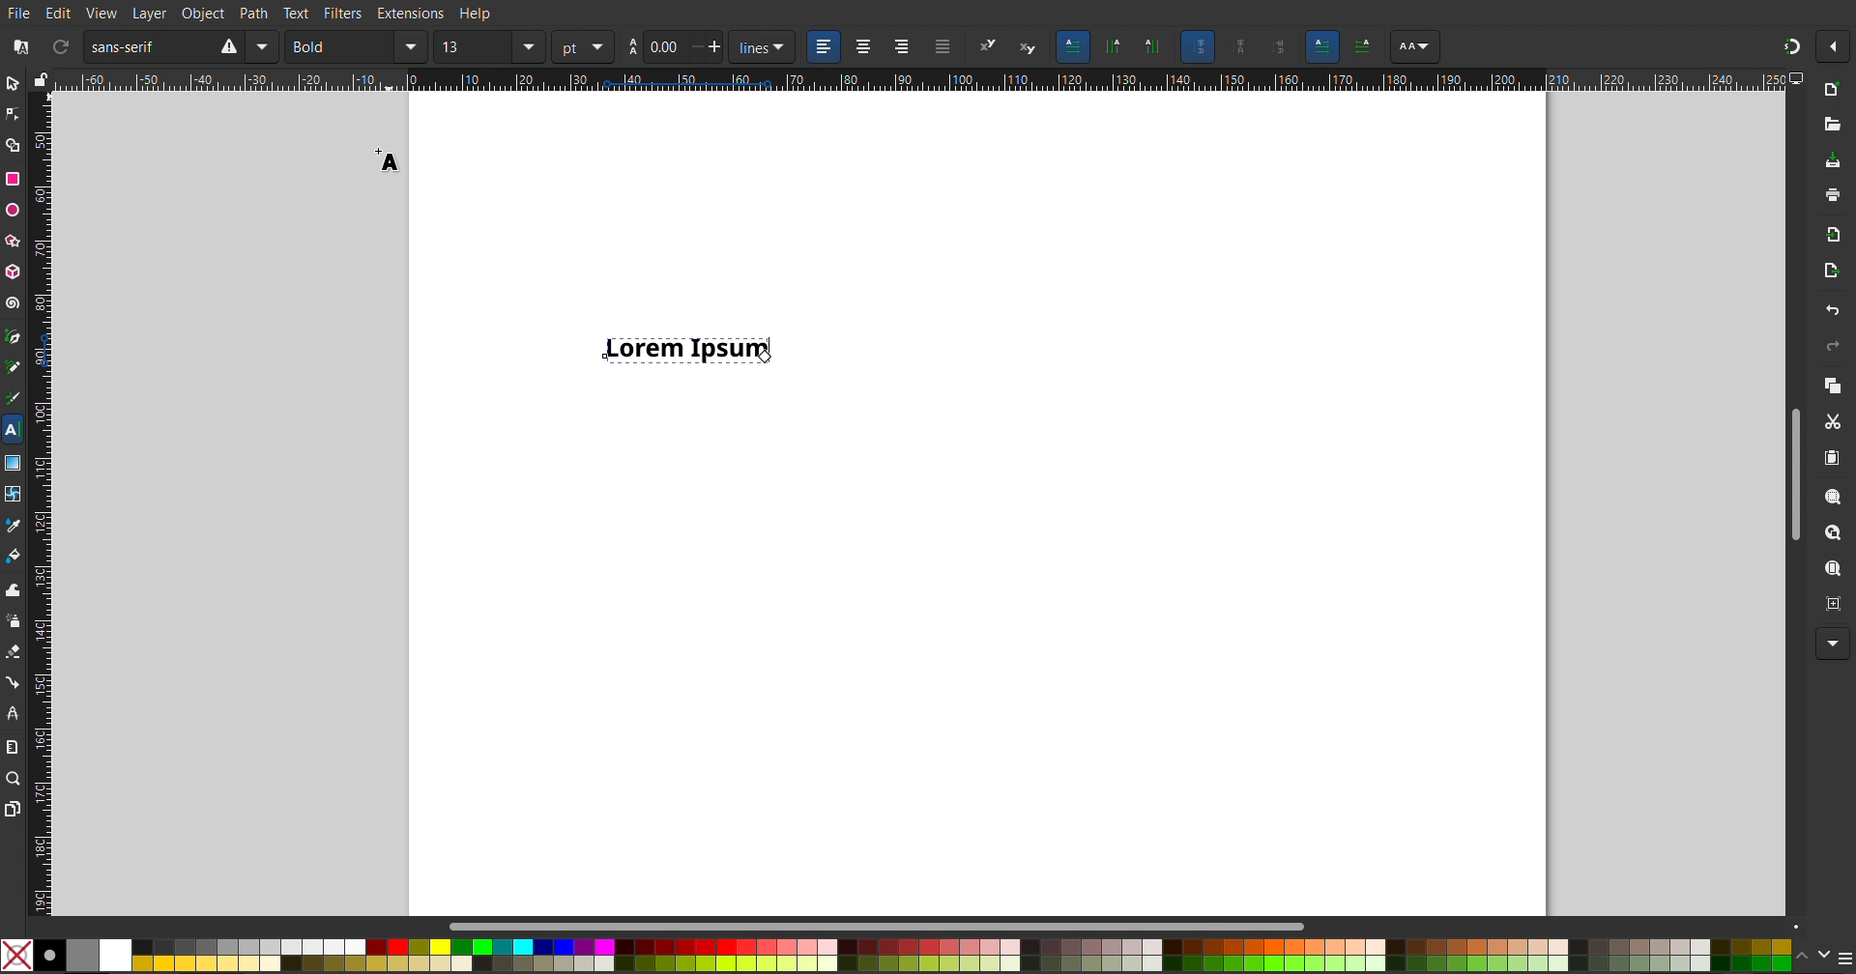 This screenshot has height=974, width=1856. Describe the element at coordinates (355, 48) in the screenshot. I see `Font Style` at that location.